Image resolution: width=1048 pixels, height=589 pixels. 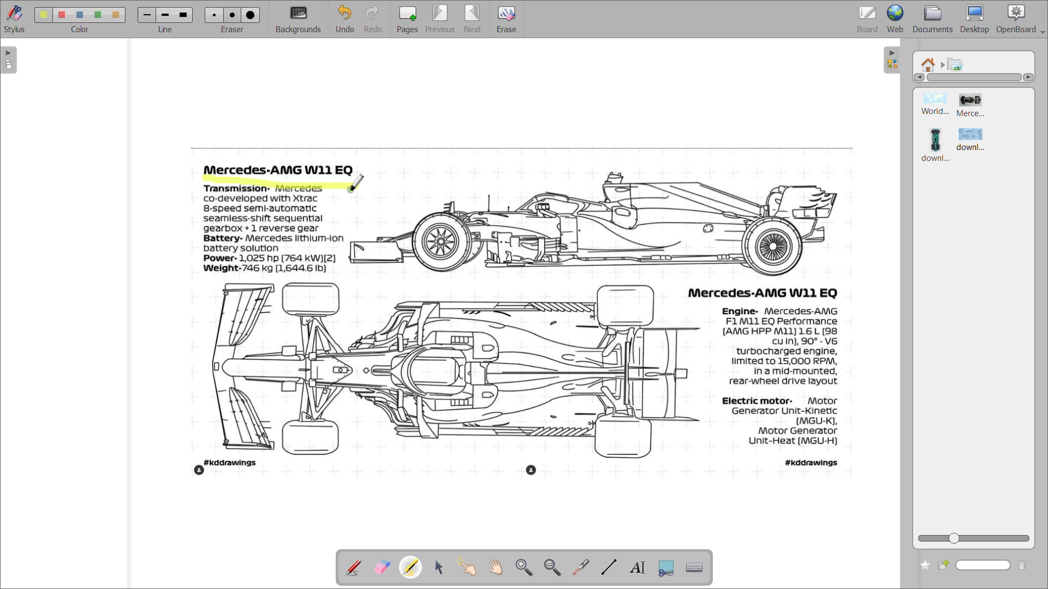 I want to click on color 4, so click(x=98, y=16).